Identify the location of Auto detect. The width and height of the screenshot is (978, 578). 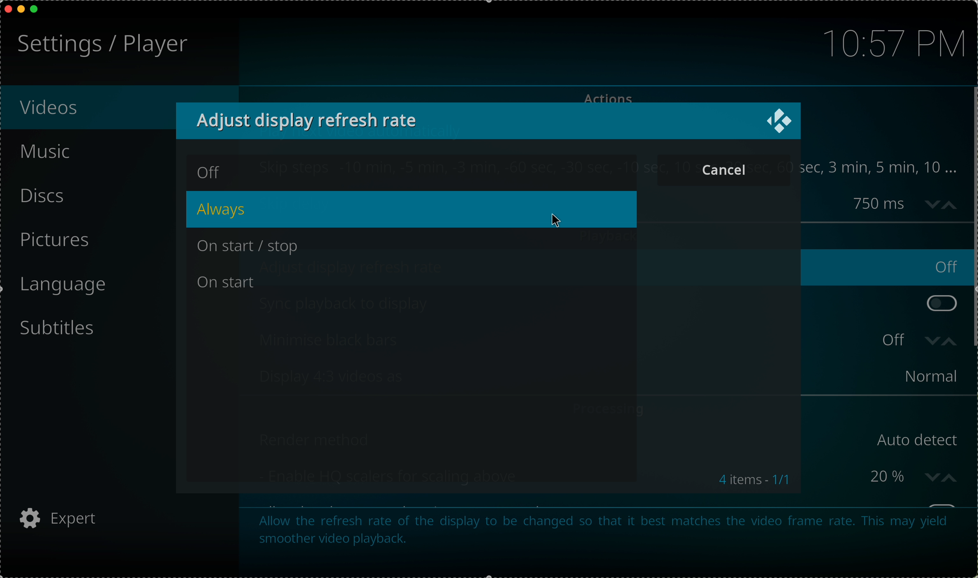
(918, 439).